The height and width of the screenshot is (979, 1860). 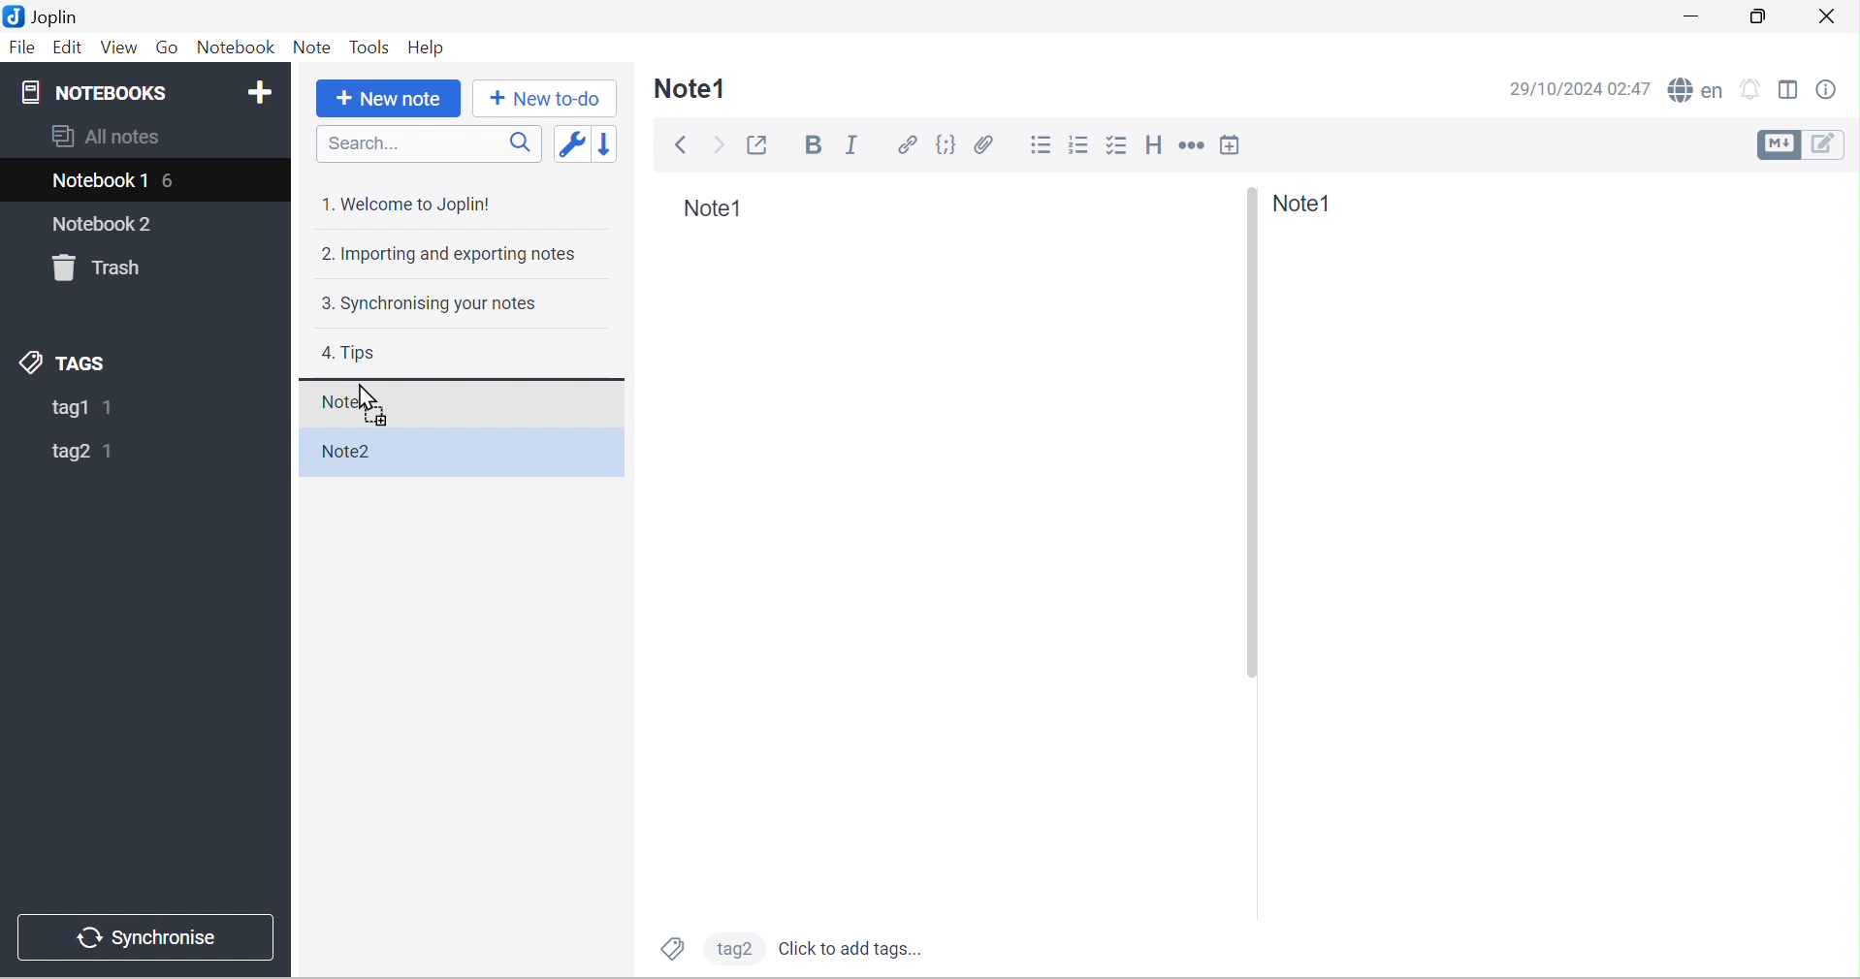 What do you see at coordinates (352, 354) in the screenshot?
I see `Tips` at bounding box center [352, 354].